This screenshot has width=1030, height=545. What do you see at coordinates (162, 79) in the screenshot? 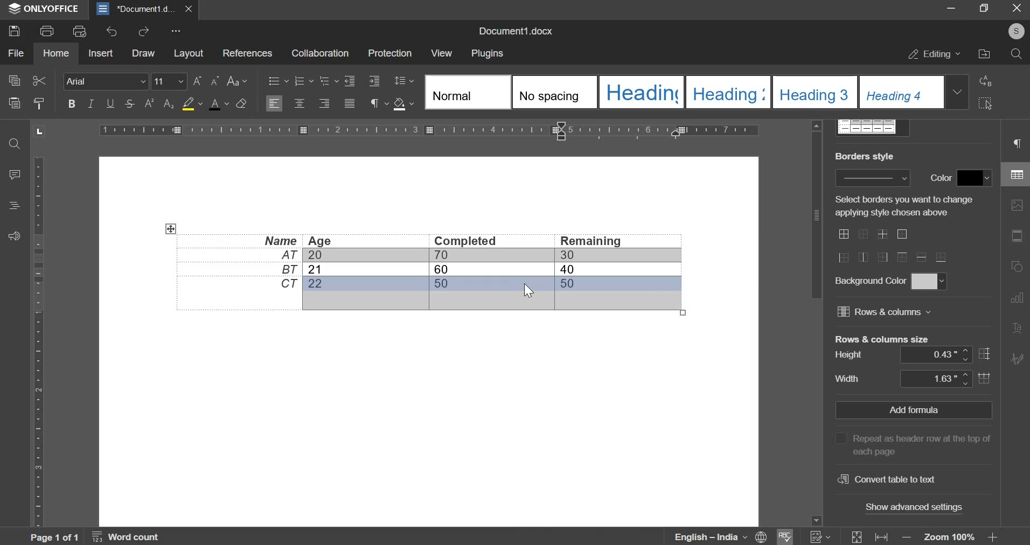
I see `font size` at bounding box center [162, 79].